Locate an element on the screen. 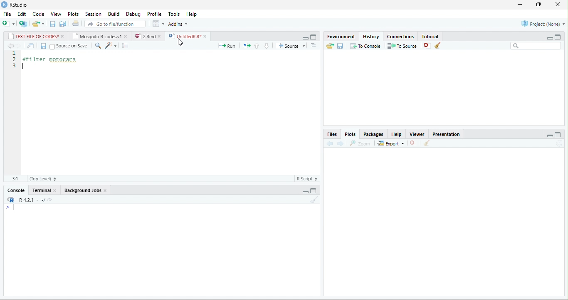  R script is located at coordinates (307, 179).